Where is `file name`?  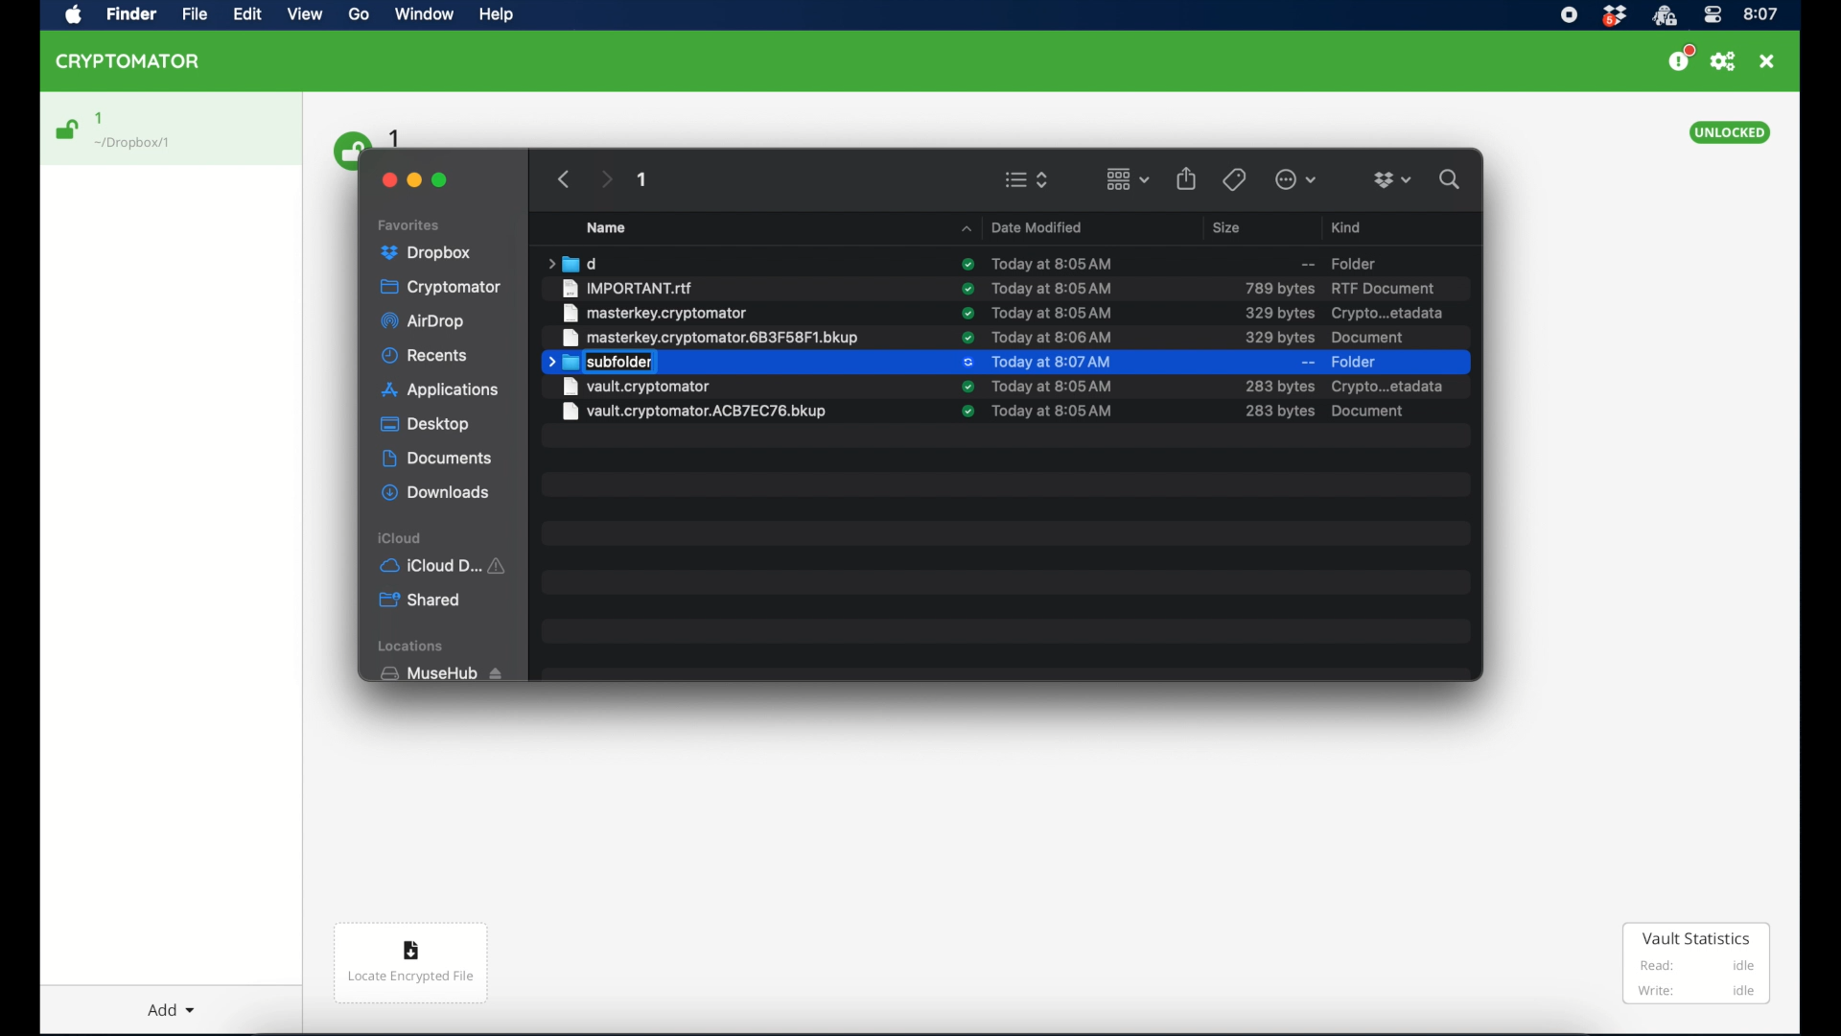 file name is located at coordinates (698, 415).